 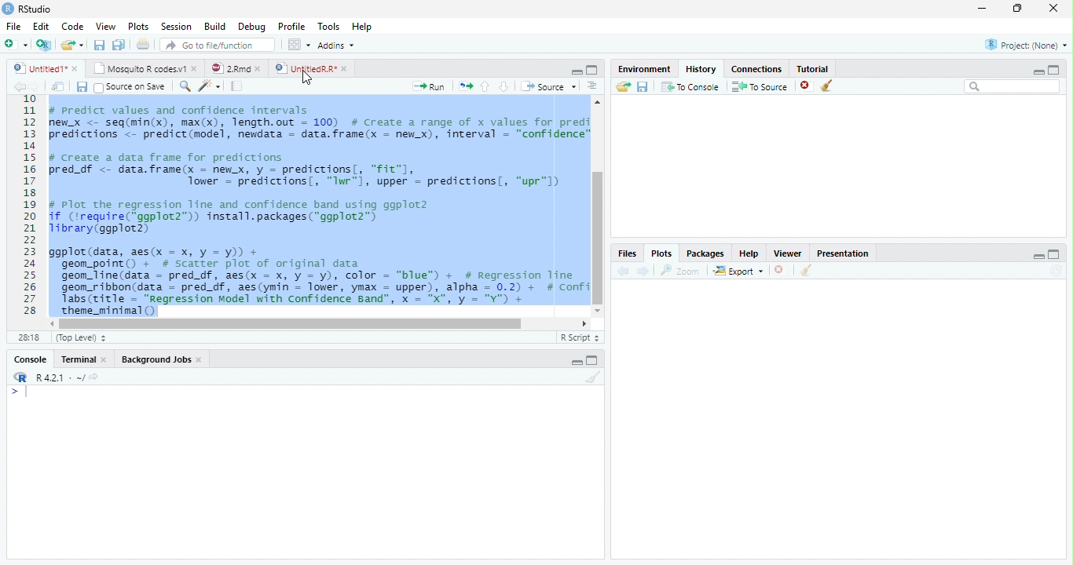 I want to click on Untitled, so click(x=46, y=67).